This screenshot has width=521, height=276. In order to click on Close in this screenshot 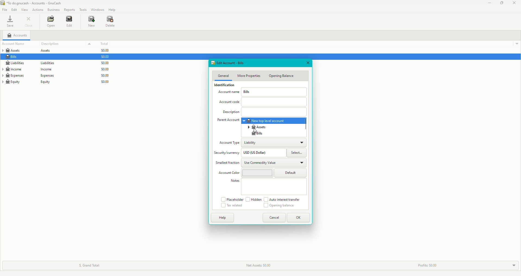, I will do `click(515, 3)`.